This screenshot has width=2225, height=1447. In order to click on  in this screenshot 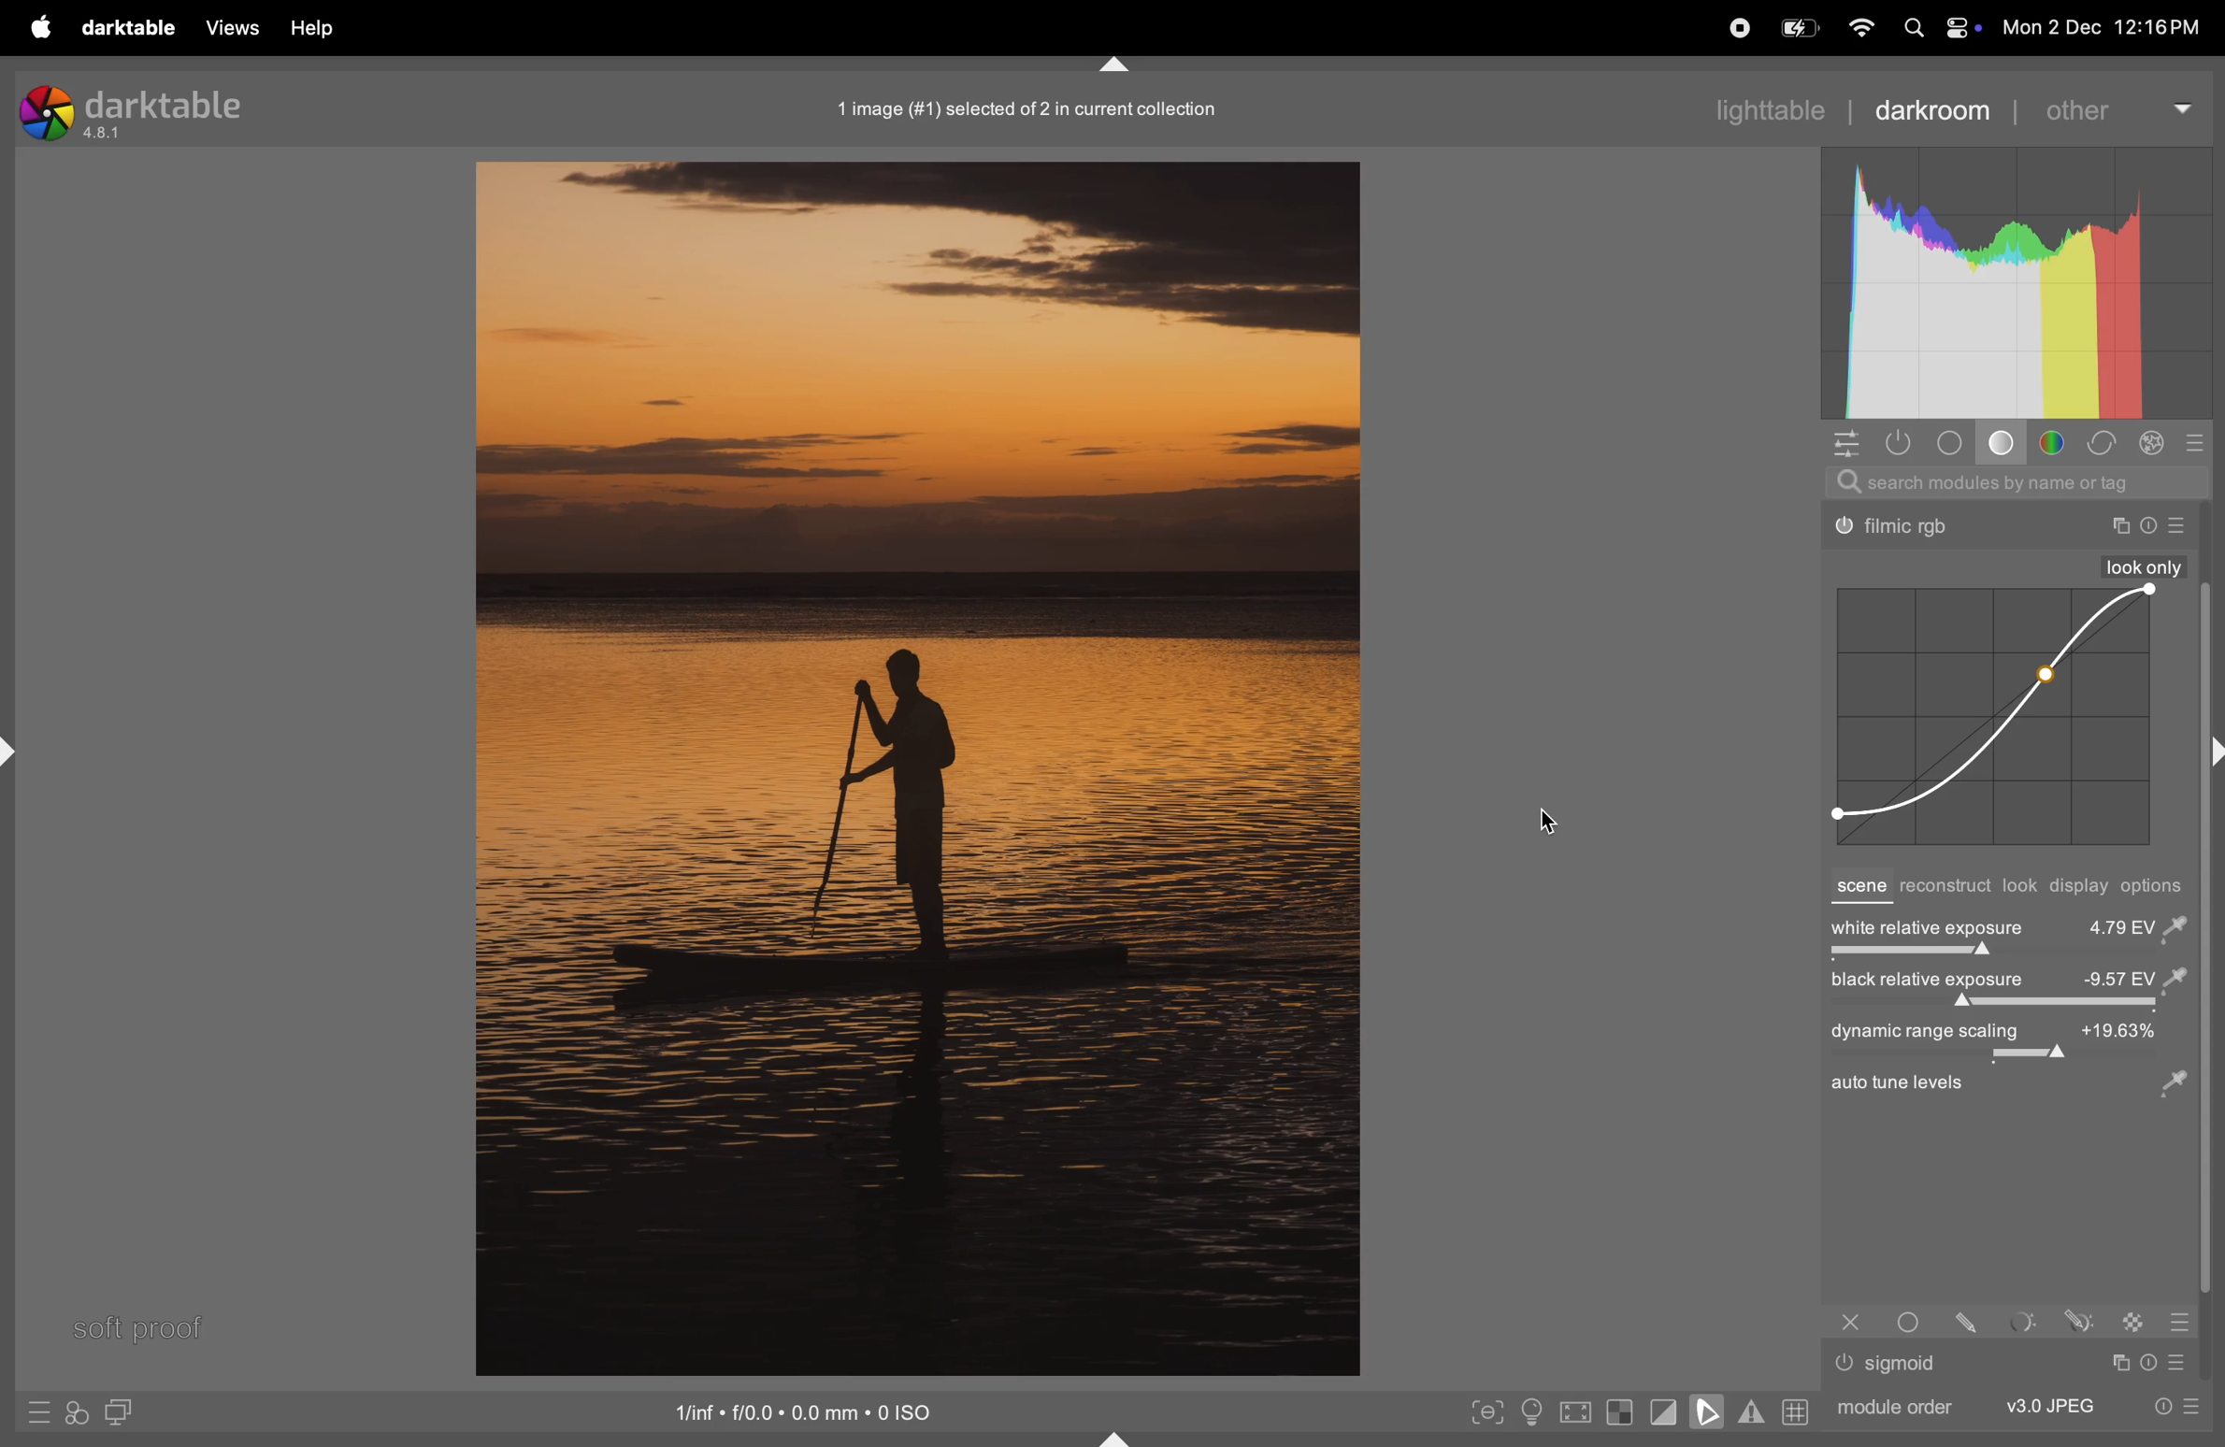, I will do `click(2118, 526)`.